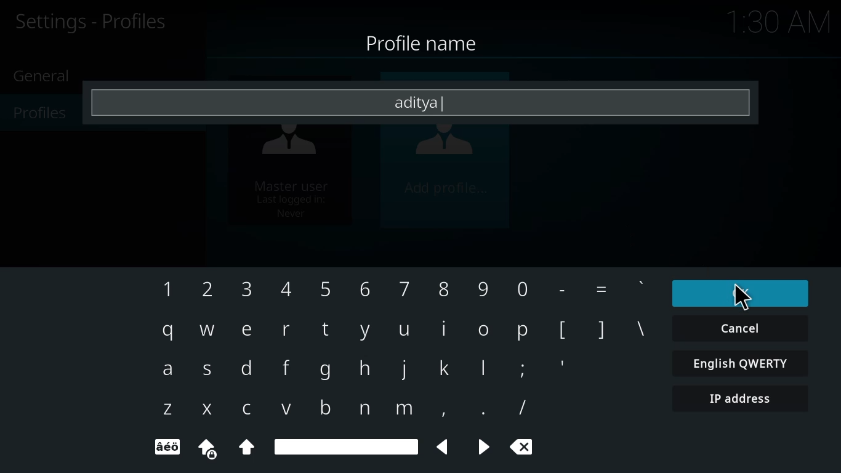 This screenshot has height=473, width=841. Describe the element at coordinates (565, 331) in the screenshot. I see `[` at that location.